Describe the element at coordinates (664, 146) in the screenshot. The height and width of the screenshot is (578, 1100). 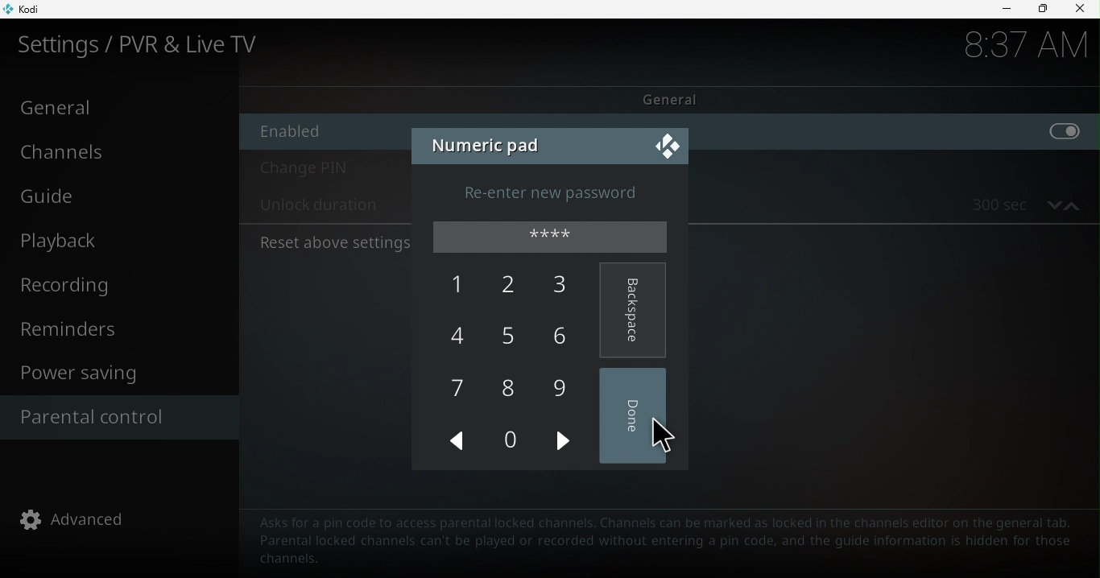
I see `Close` at that location.